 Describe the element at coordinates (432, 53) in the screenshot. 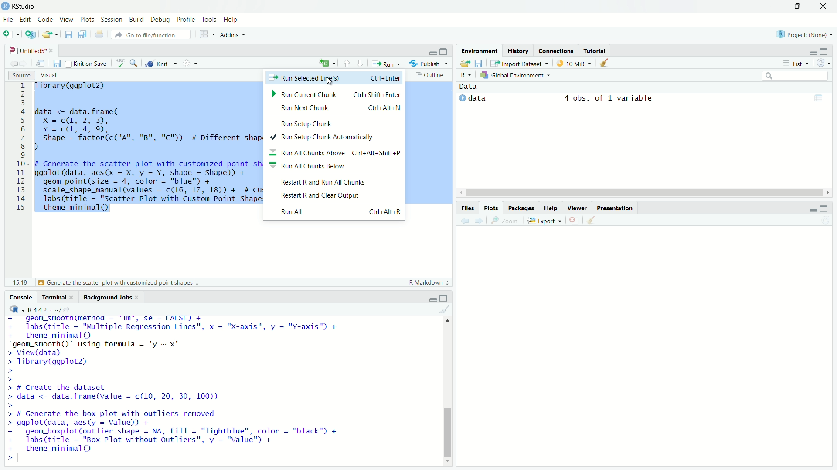

I see `minimize` at that location.